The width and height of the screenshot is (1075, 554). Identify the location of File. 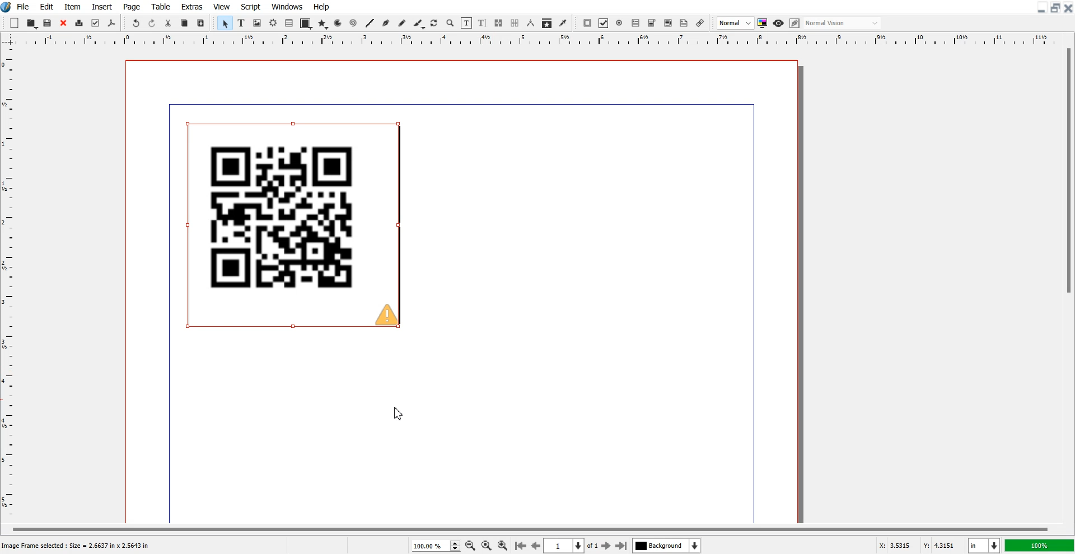
(24, 6).